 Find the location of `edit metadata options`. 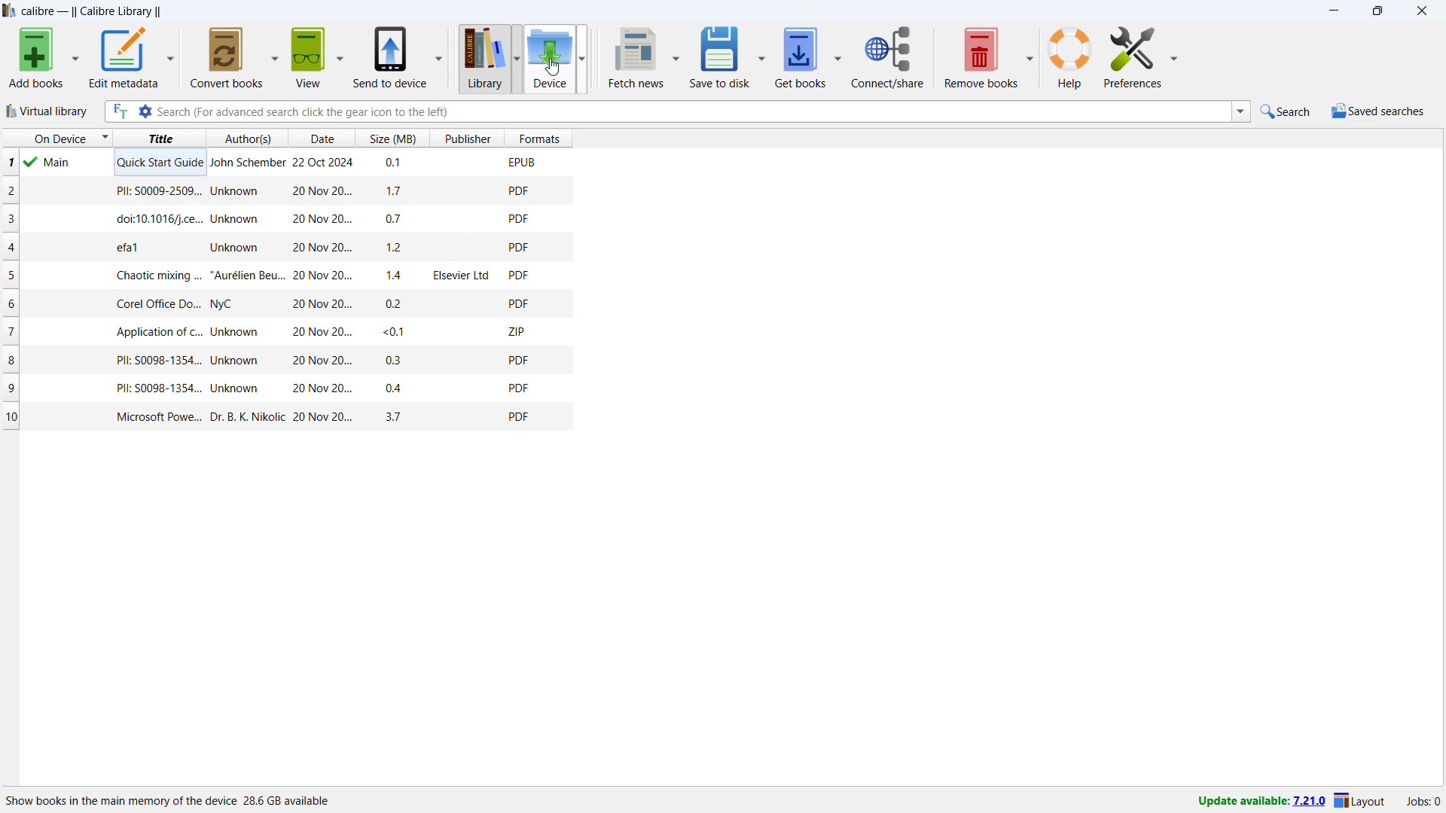

edit metadata options is located at coordinates (171, 59).